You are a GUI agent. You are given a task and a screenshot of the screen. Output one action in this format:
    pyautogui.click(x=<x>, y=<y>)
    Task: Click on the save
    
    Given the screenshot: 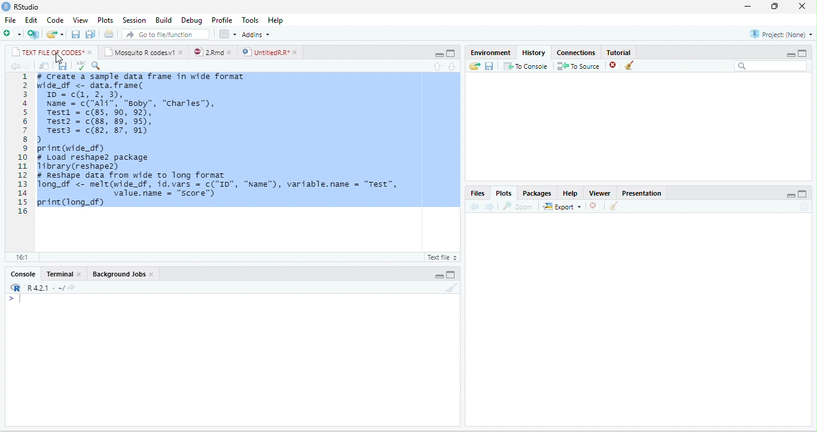 What is the action you would take?
    pyautogui.click(x=77, y=34)
    